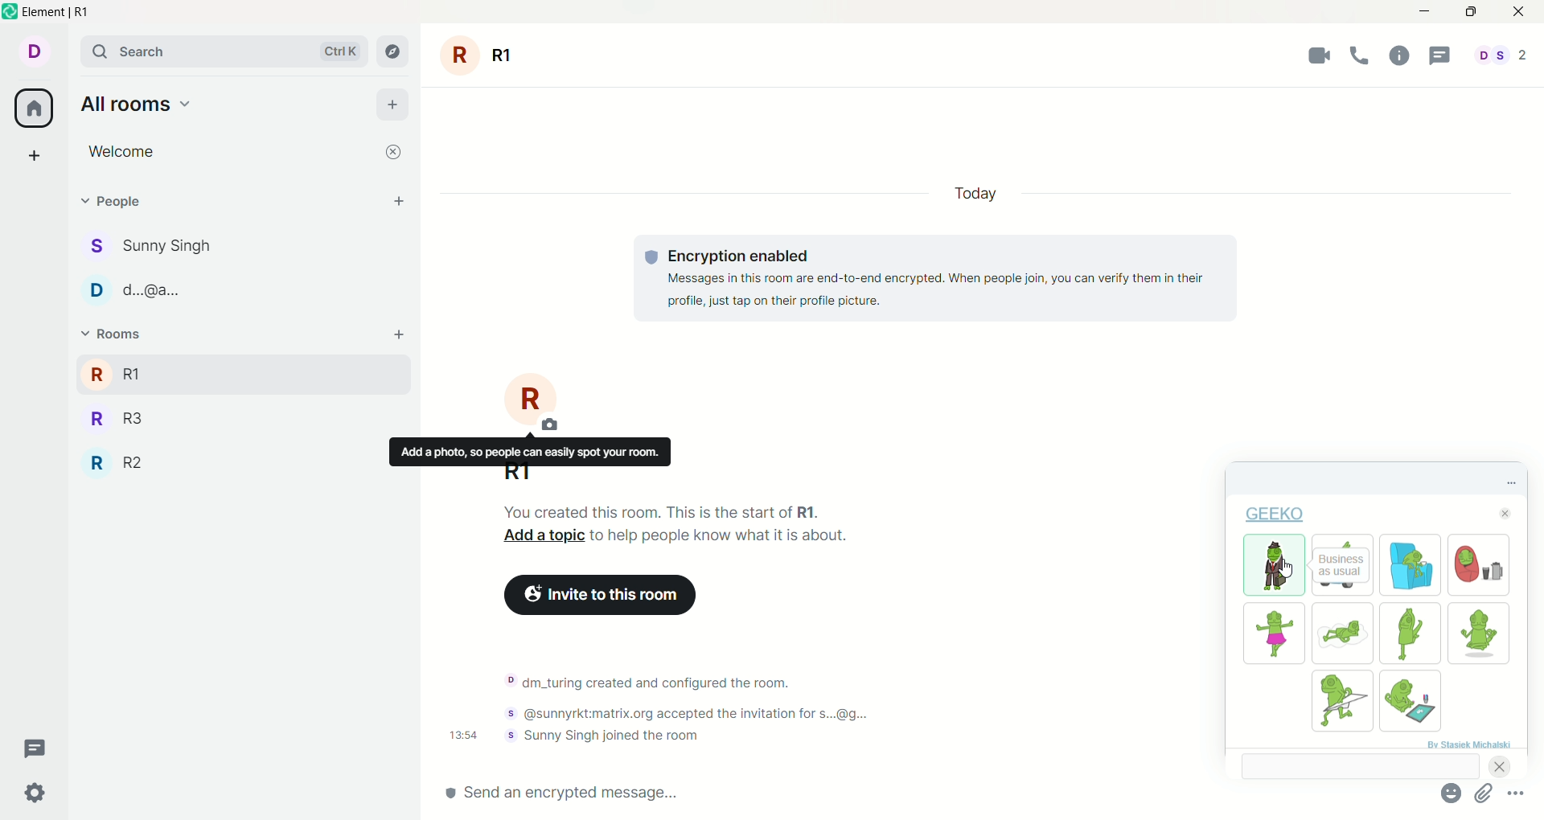  What do you see at coordinates (600, 595) in the screenshot?
I see `Click to invite more people to this room` at bounding box center [600, 595].